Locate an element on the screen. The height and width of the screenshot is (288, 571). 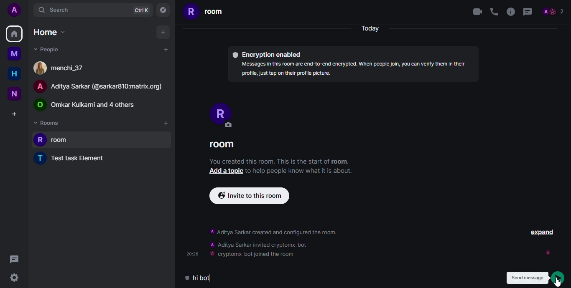
[ & Invite to this room is located at coordinates (249, 196).